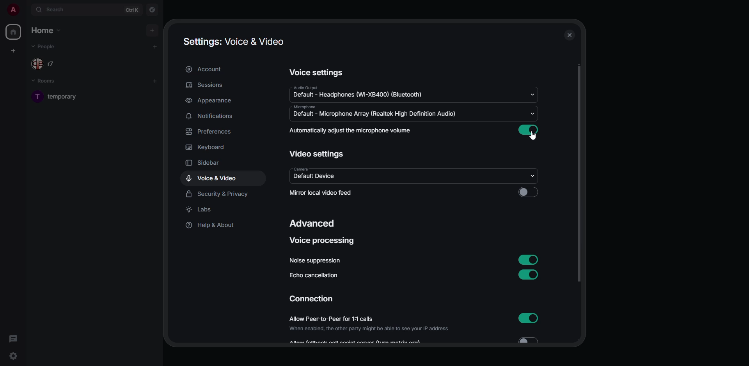 This screenshot has height=366, width=749. What do you see at coordinates (155, 46) in the screenshot?
I see `add` at bounding box center [155, 46].